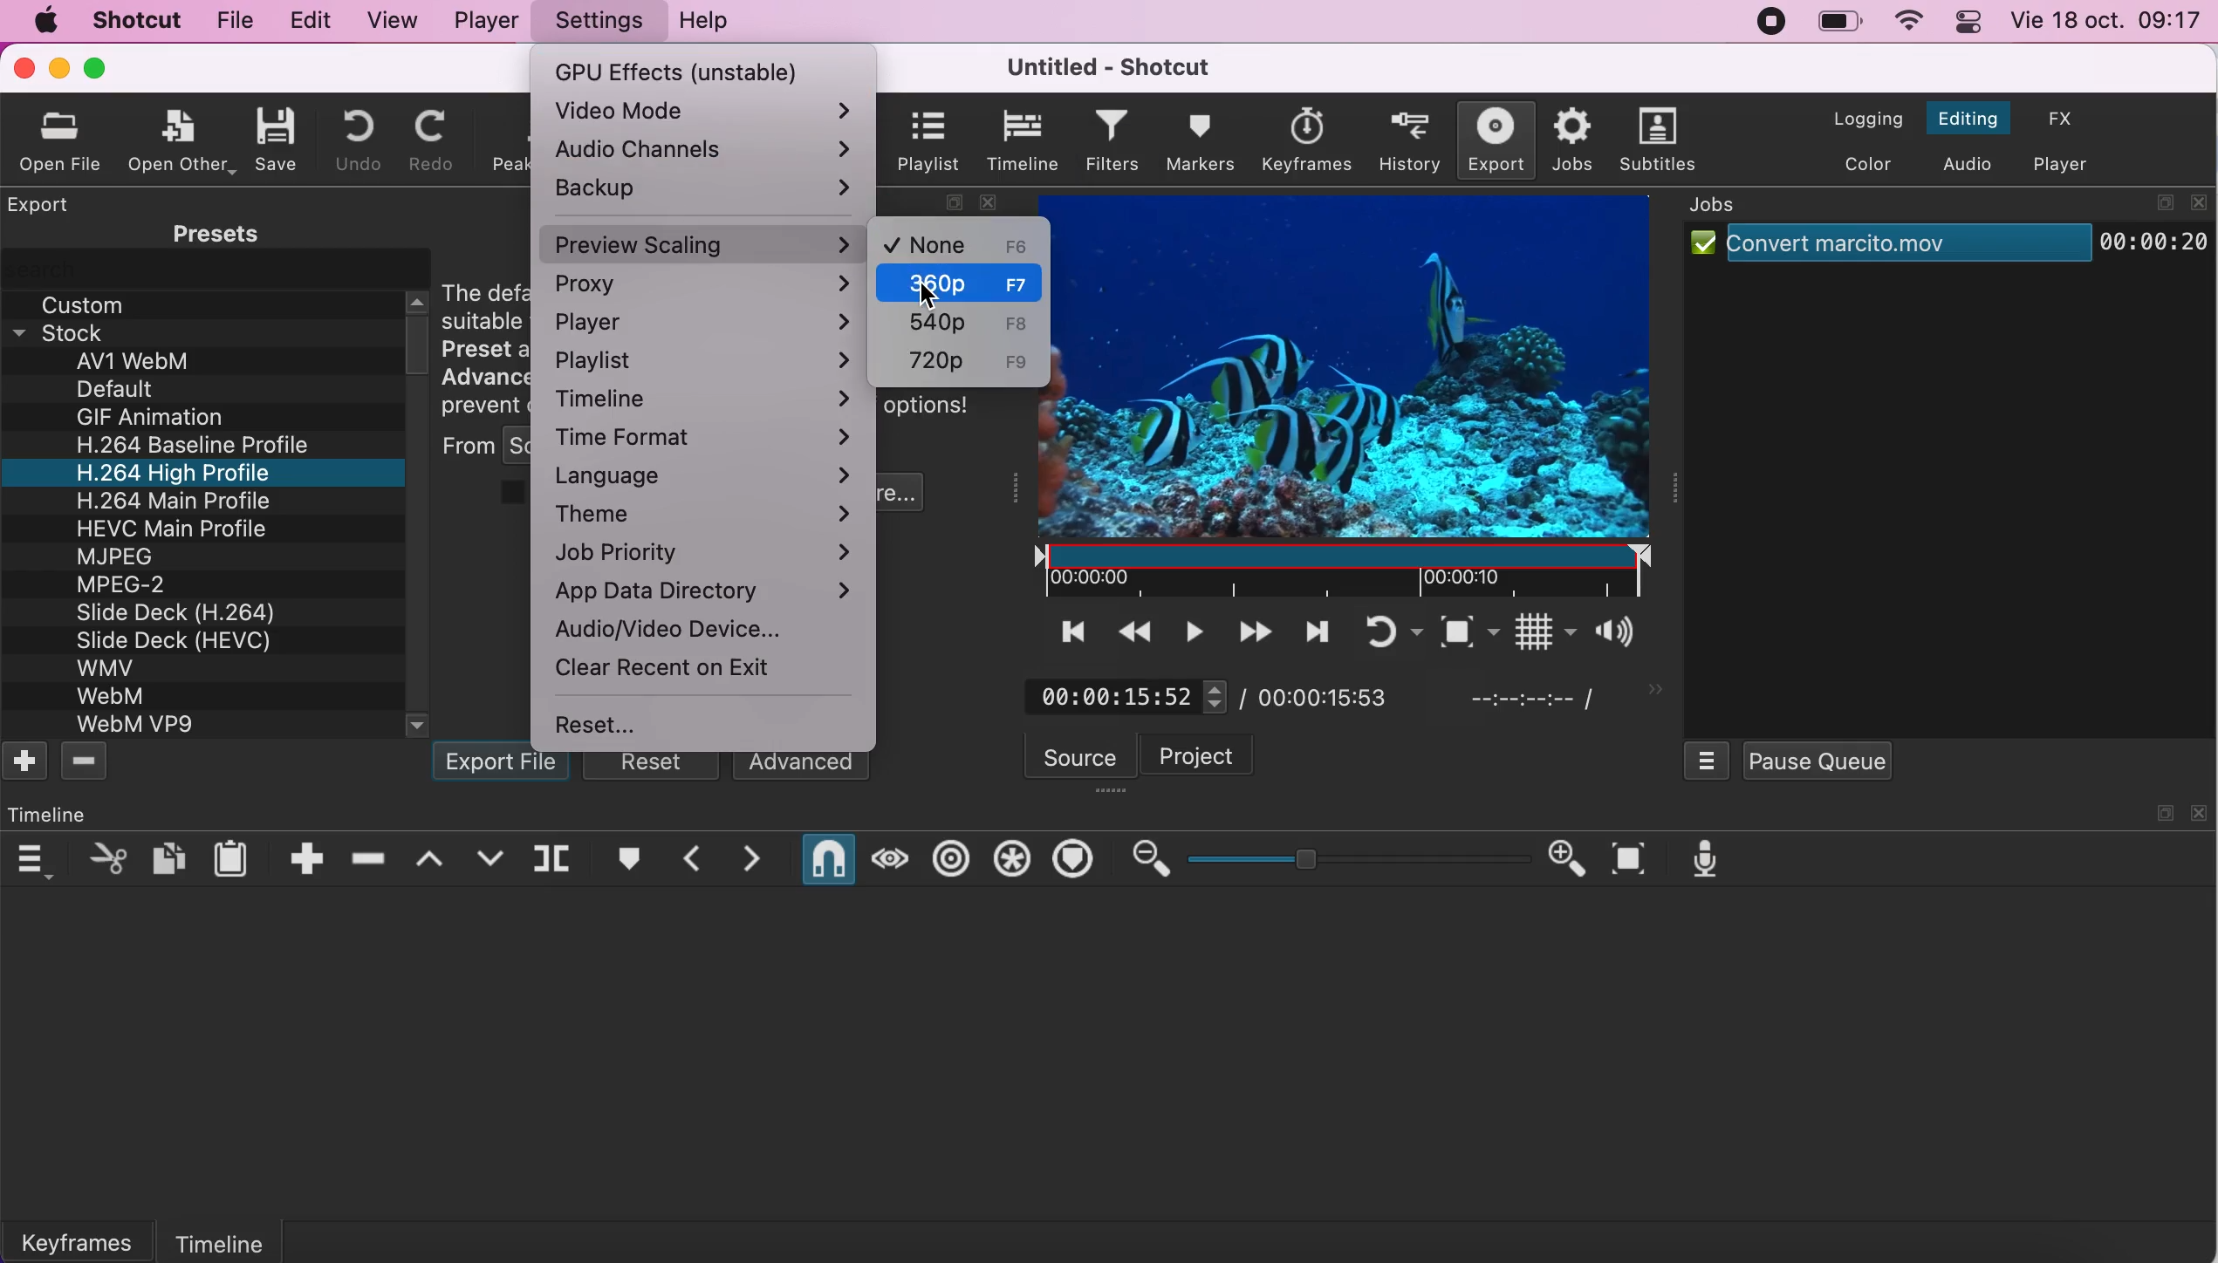  I want to click on skip to the next point, so click(1314, 631).